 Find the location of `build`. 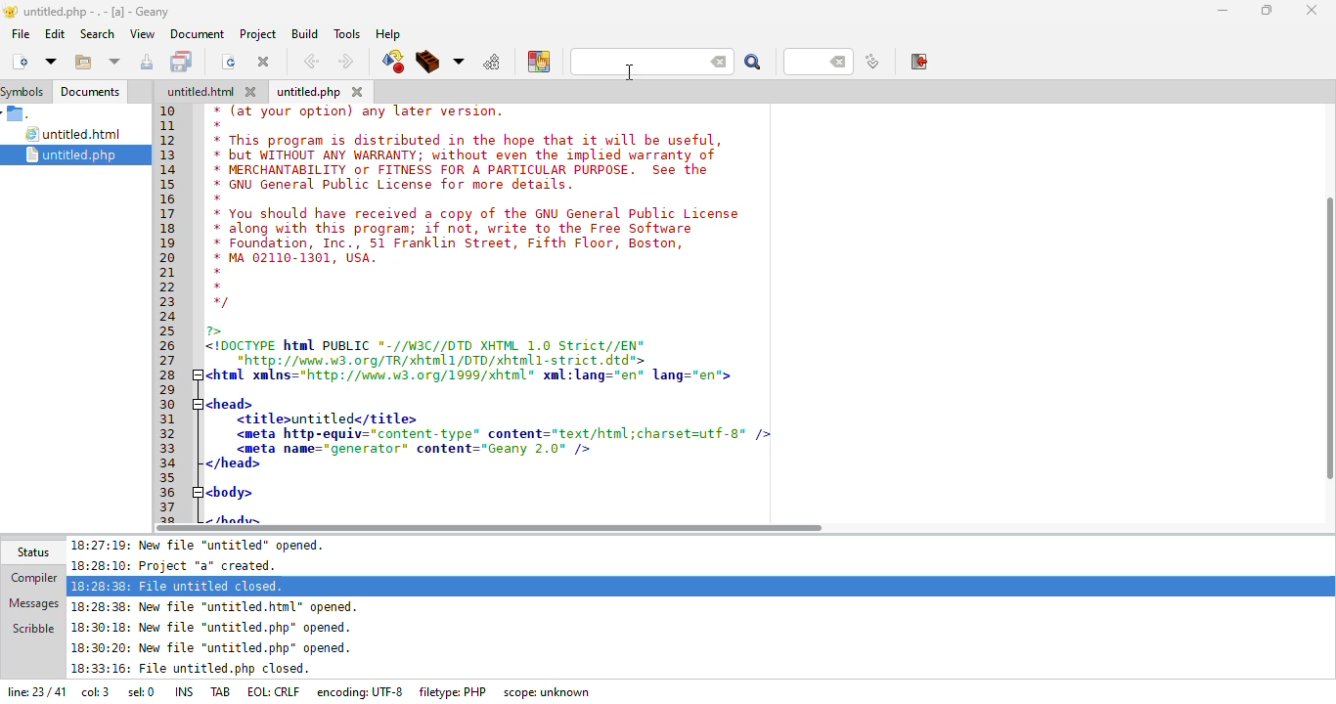

build is located at coordinates (428, 63).